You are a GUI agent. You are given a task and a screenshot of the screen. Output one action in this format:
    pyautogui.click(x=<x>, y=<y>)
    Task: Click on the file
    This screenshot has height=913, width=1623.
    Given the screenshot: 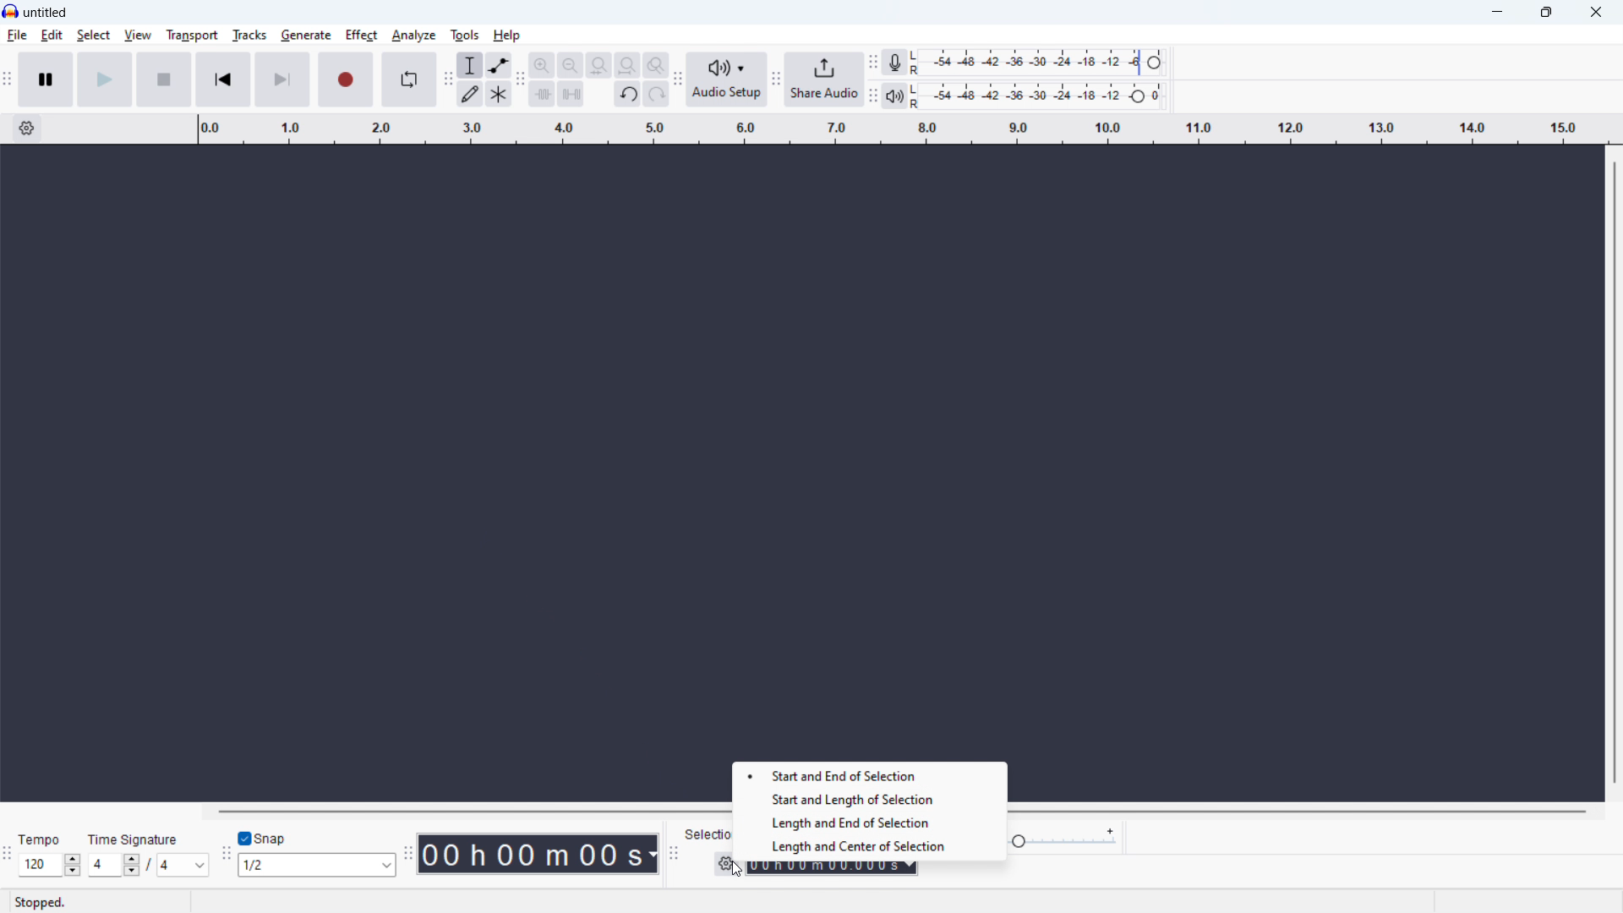 What is the action you would take?
    pyautogui.click(x=16, y=36)
    